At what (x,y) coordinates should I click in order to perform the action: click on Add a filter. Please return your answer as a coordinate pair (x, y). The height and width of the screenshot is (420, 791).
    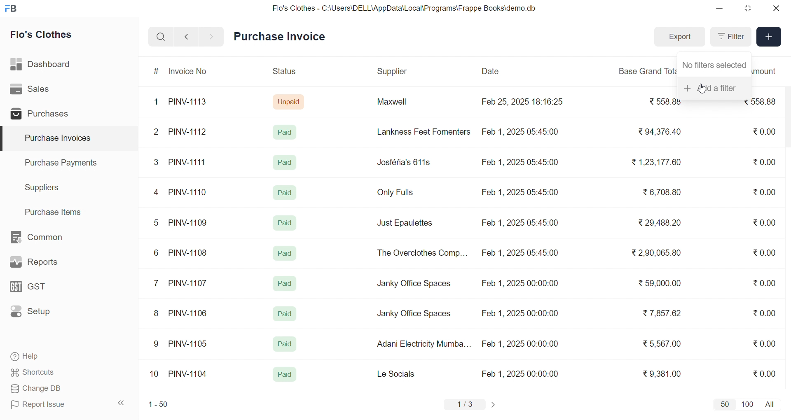
    Looking at the image, I should click on (714, 87).